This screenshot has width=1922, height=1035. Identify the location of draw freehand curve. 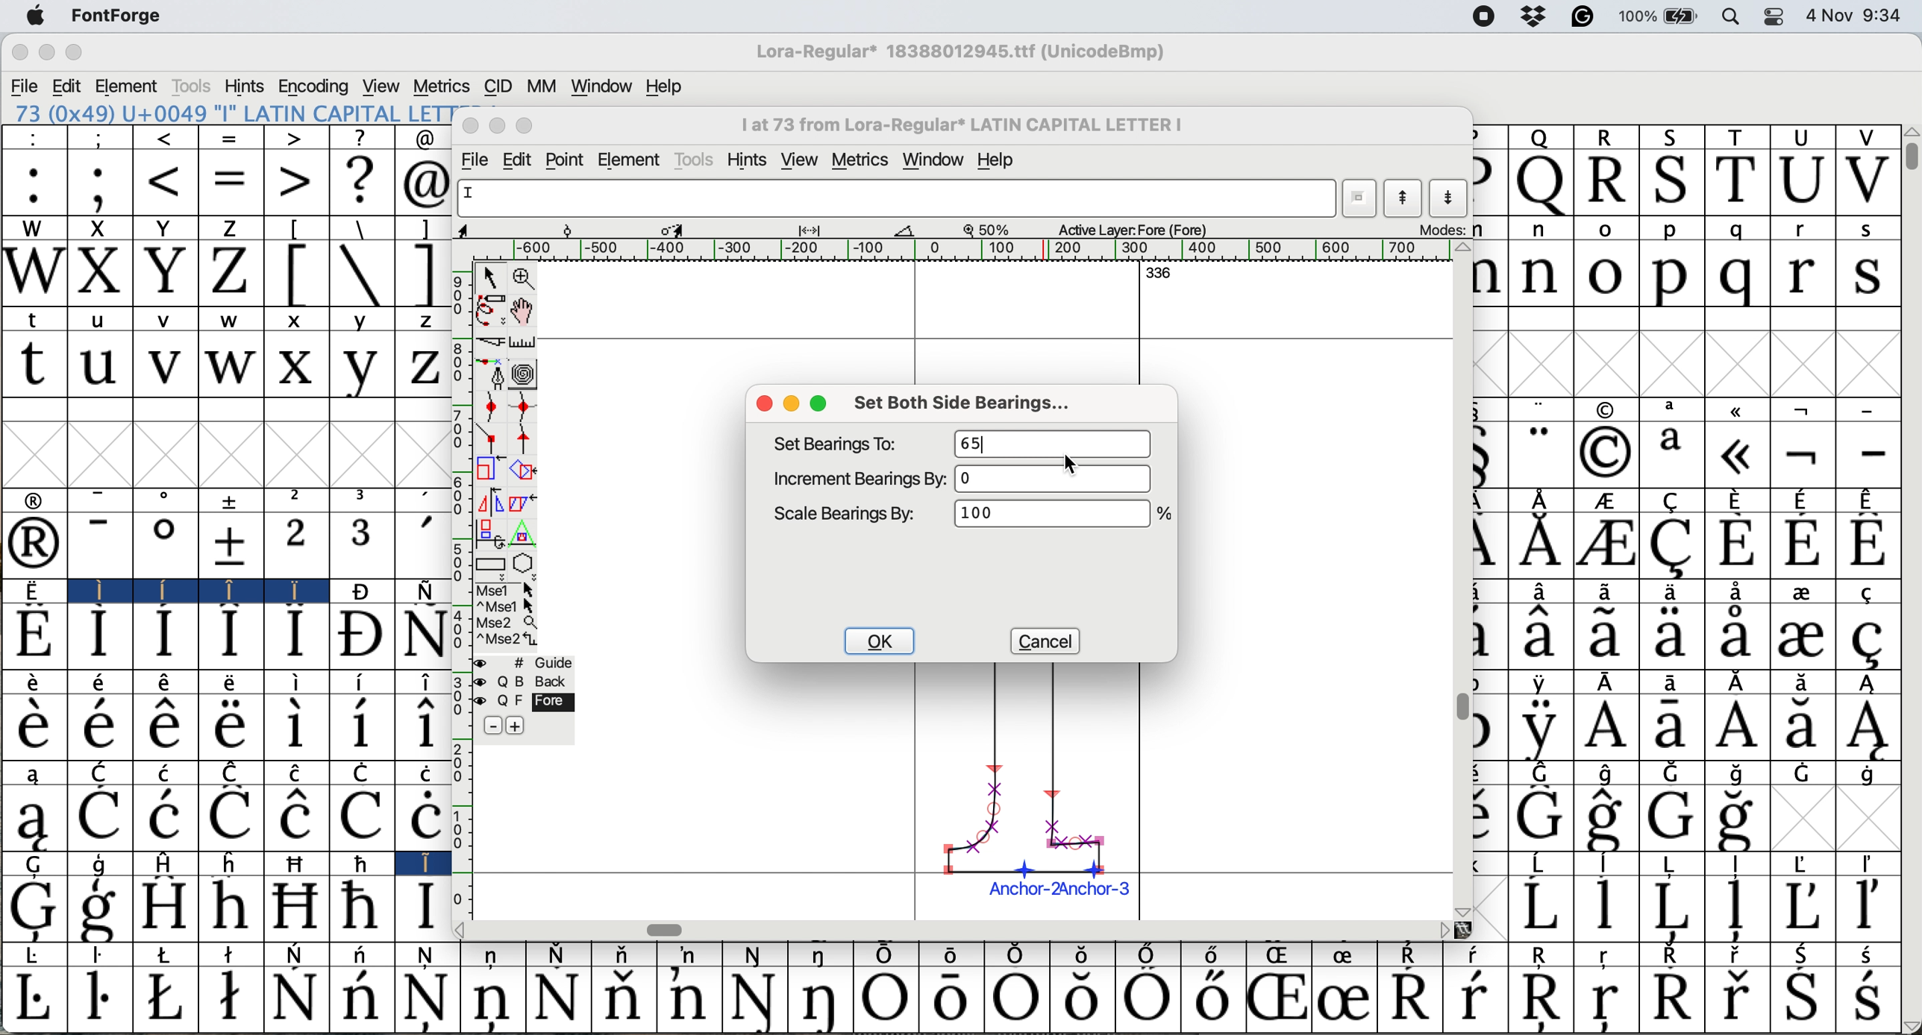
(489, 309).